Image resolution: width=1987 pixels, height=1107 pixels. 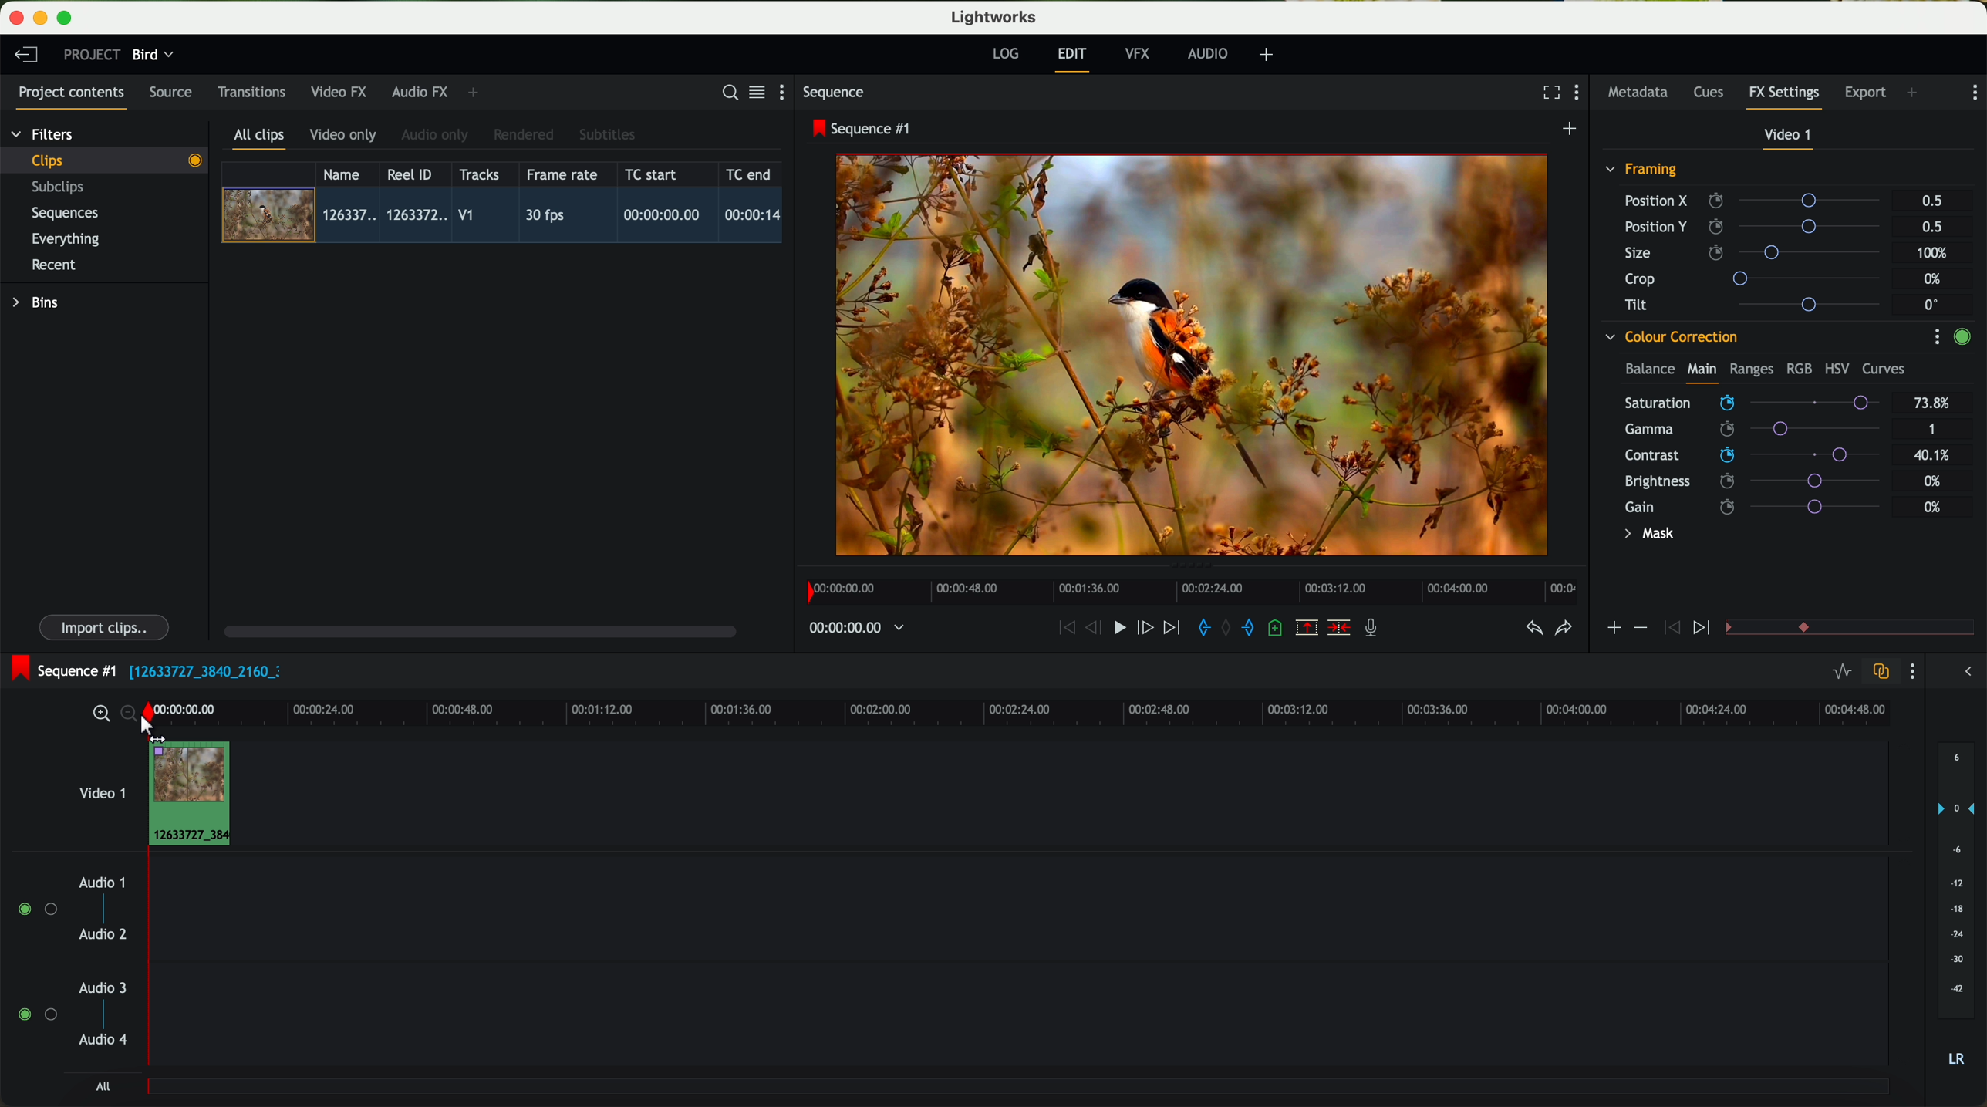 I want to click on play, so click(x=1118, y=626).